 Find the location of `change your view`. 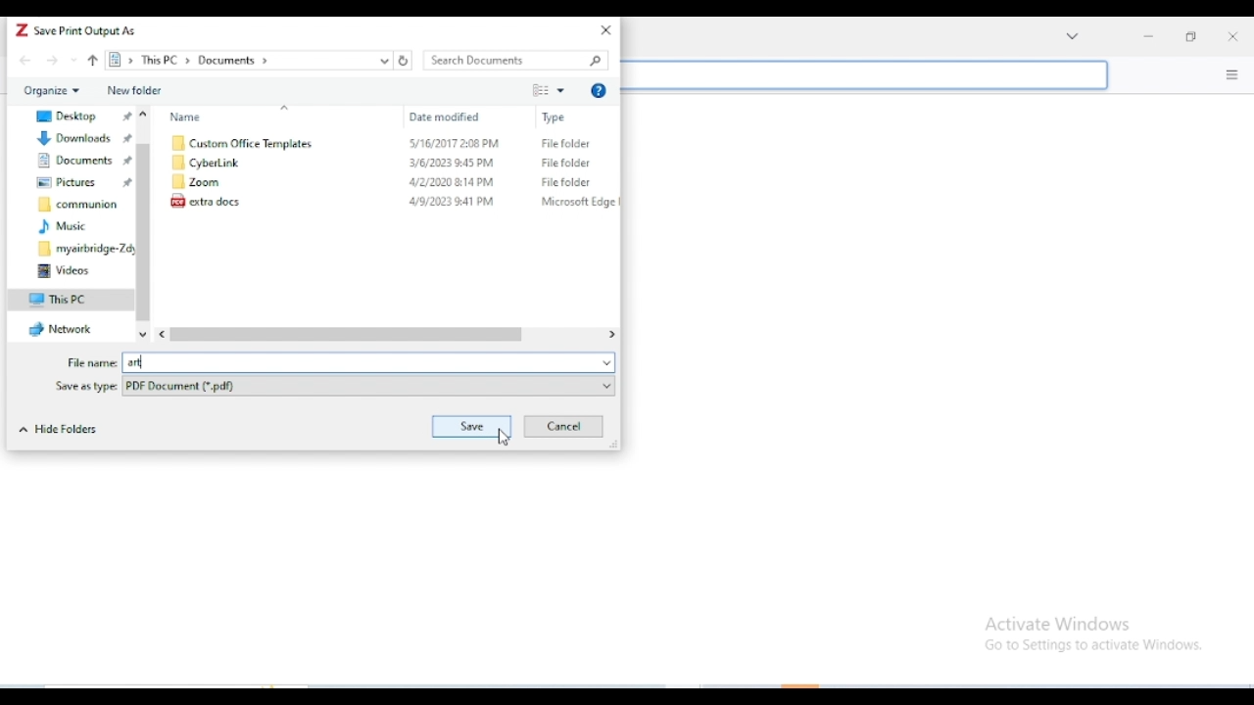

change your view is located at coordinates (550, 90).